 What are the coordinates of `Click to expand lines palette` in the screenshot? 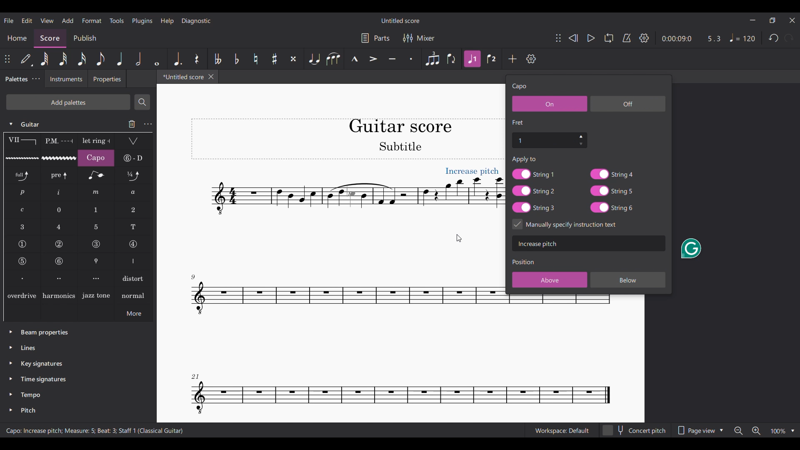 It's located at (10, 347).